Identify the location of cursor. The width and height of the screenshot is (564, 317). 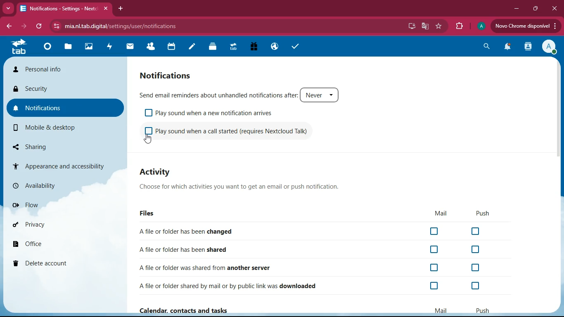
(147, 140).